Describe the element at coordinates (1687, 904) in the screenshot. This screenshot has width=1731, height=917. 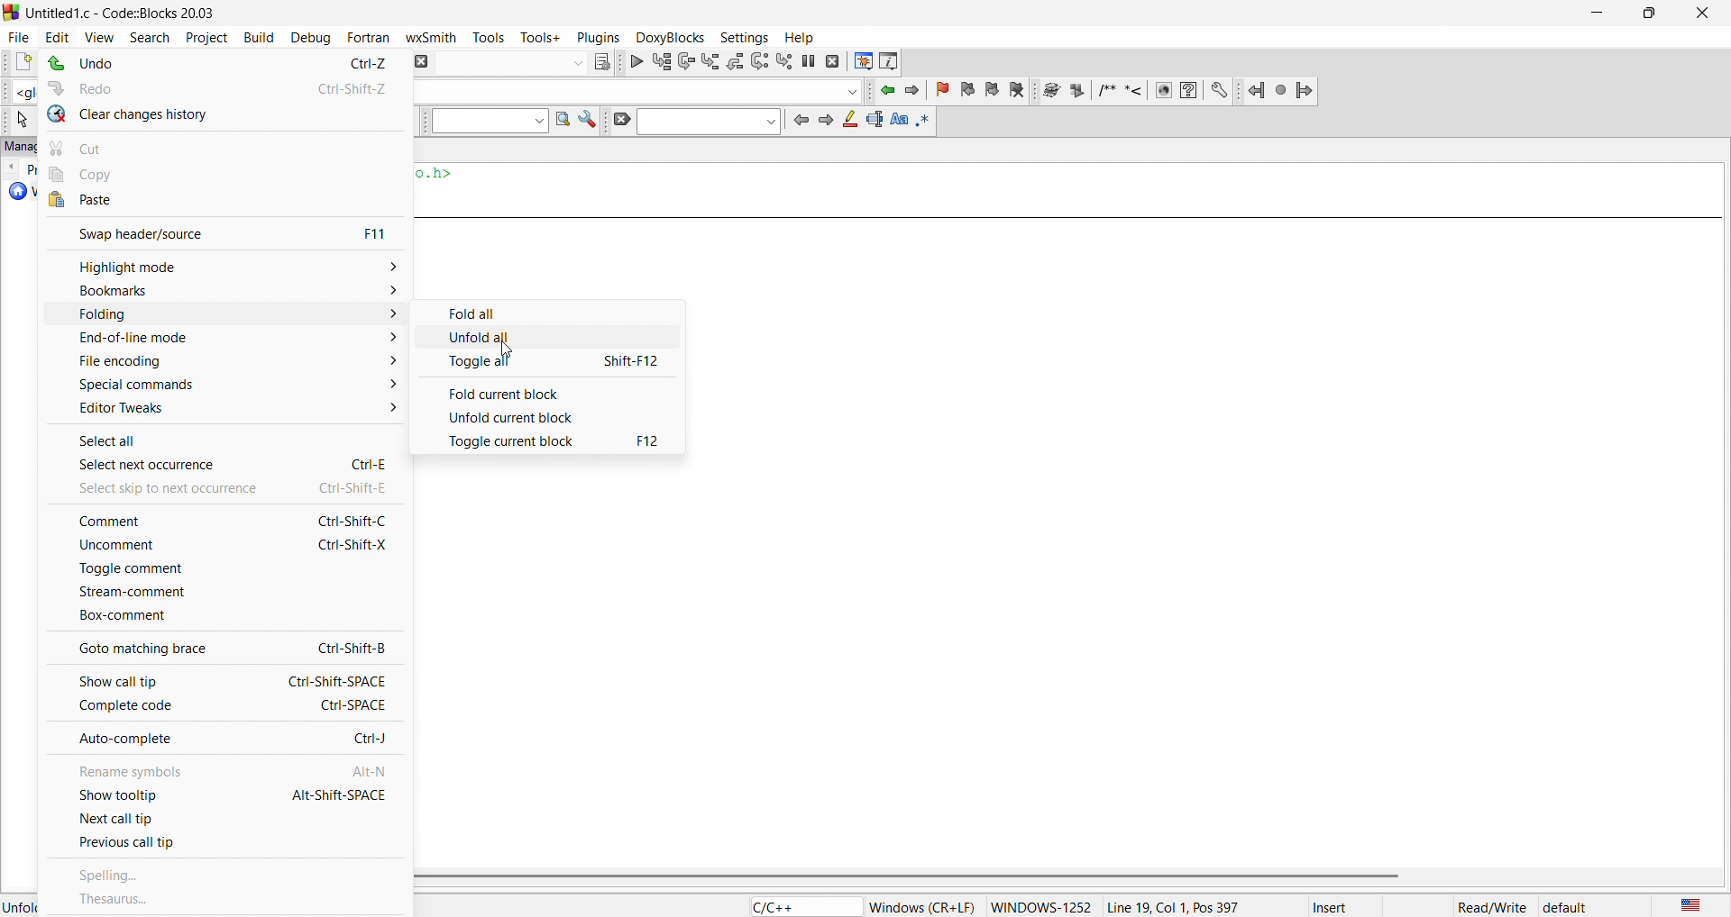
I see `language` at that location.